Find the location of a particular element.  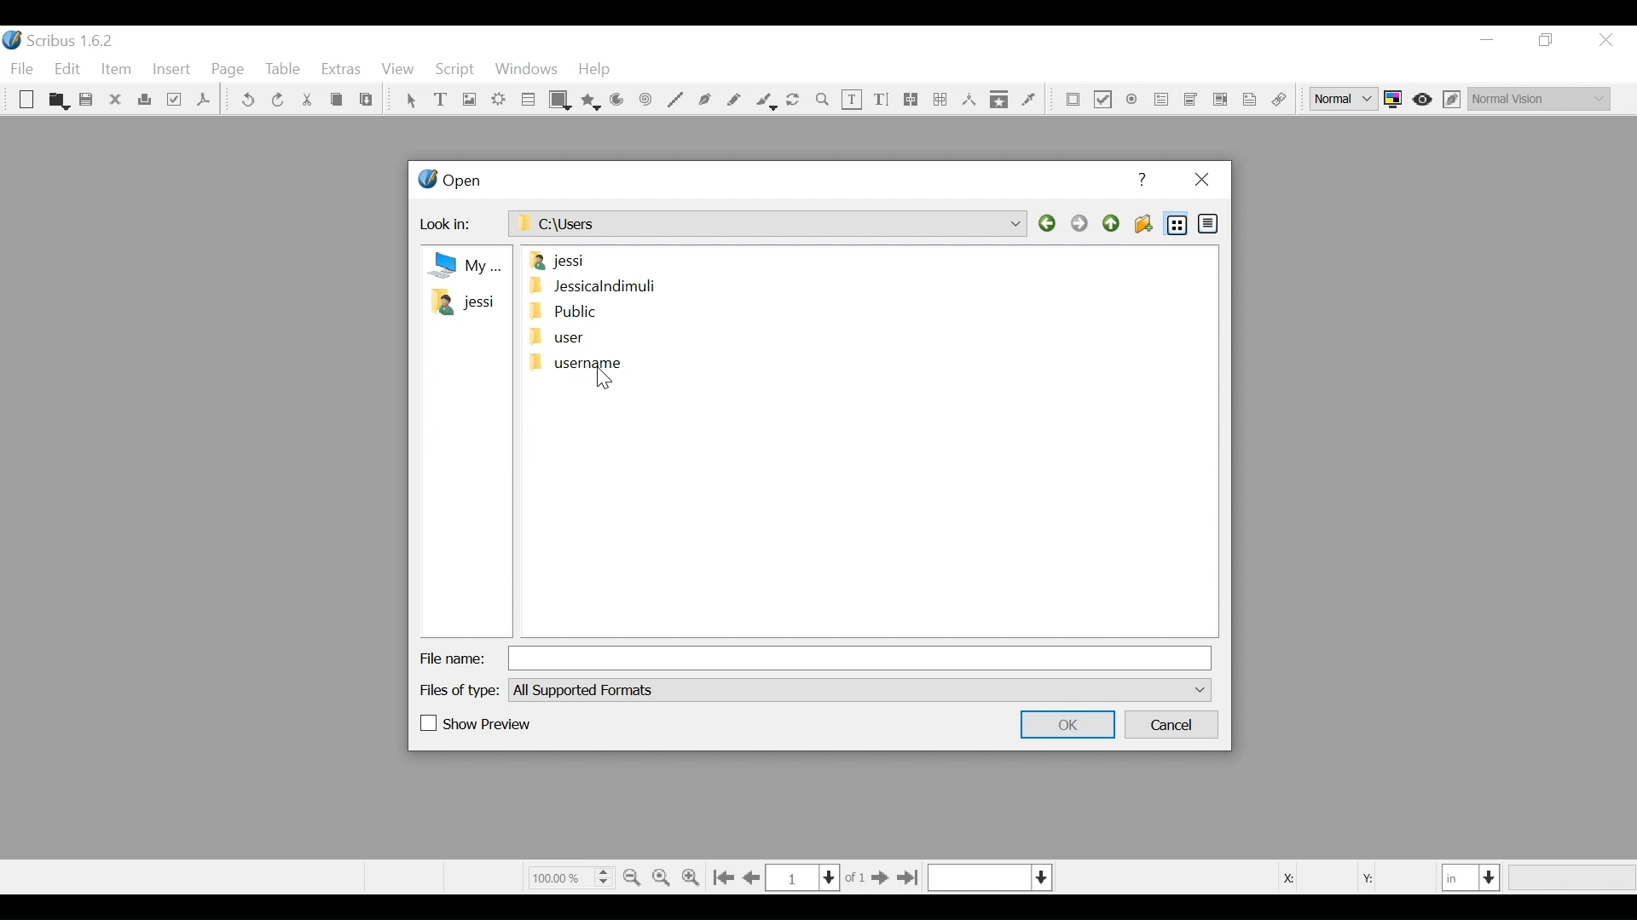

Detail View is located at coordinates (1206, 222).